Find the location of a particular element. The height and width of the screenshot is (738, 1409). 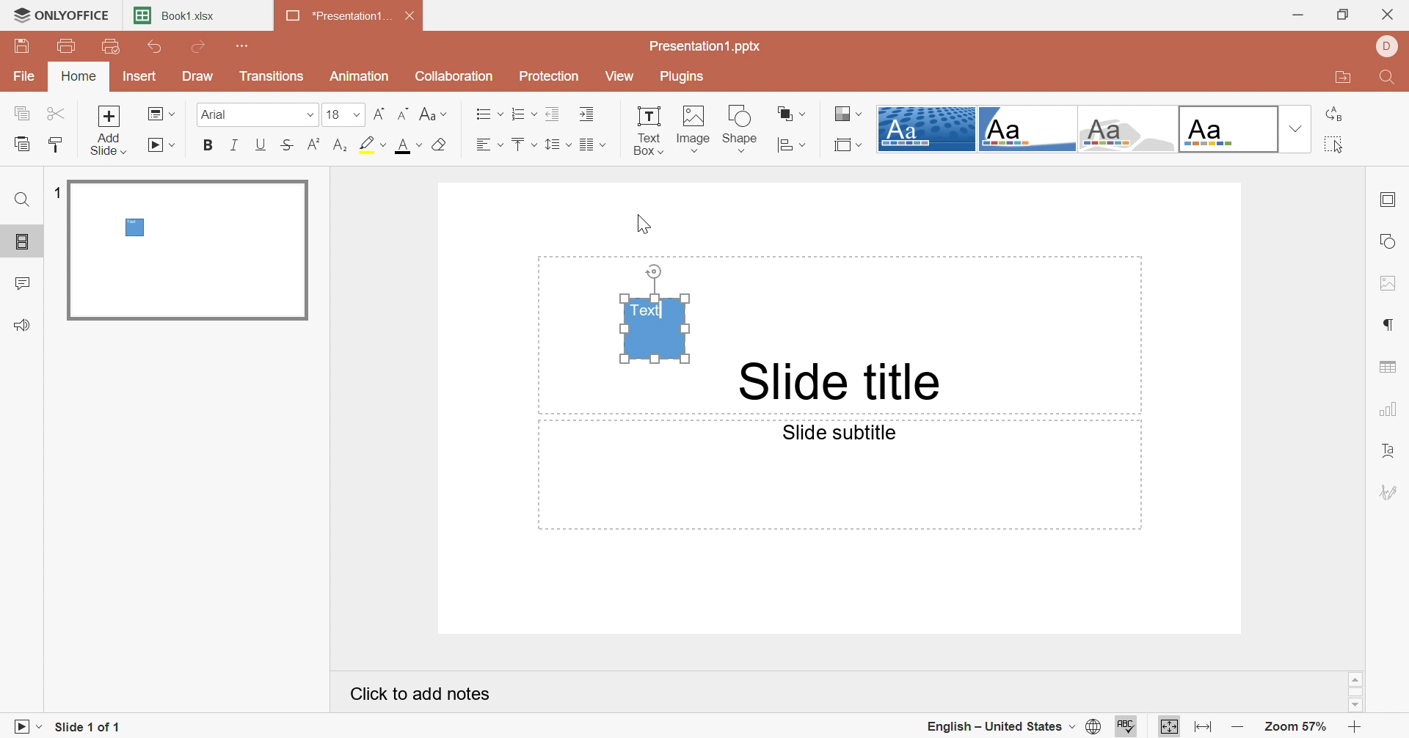

Zoom in is located at coordinates (1360, 726).